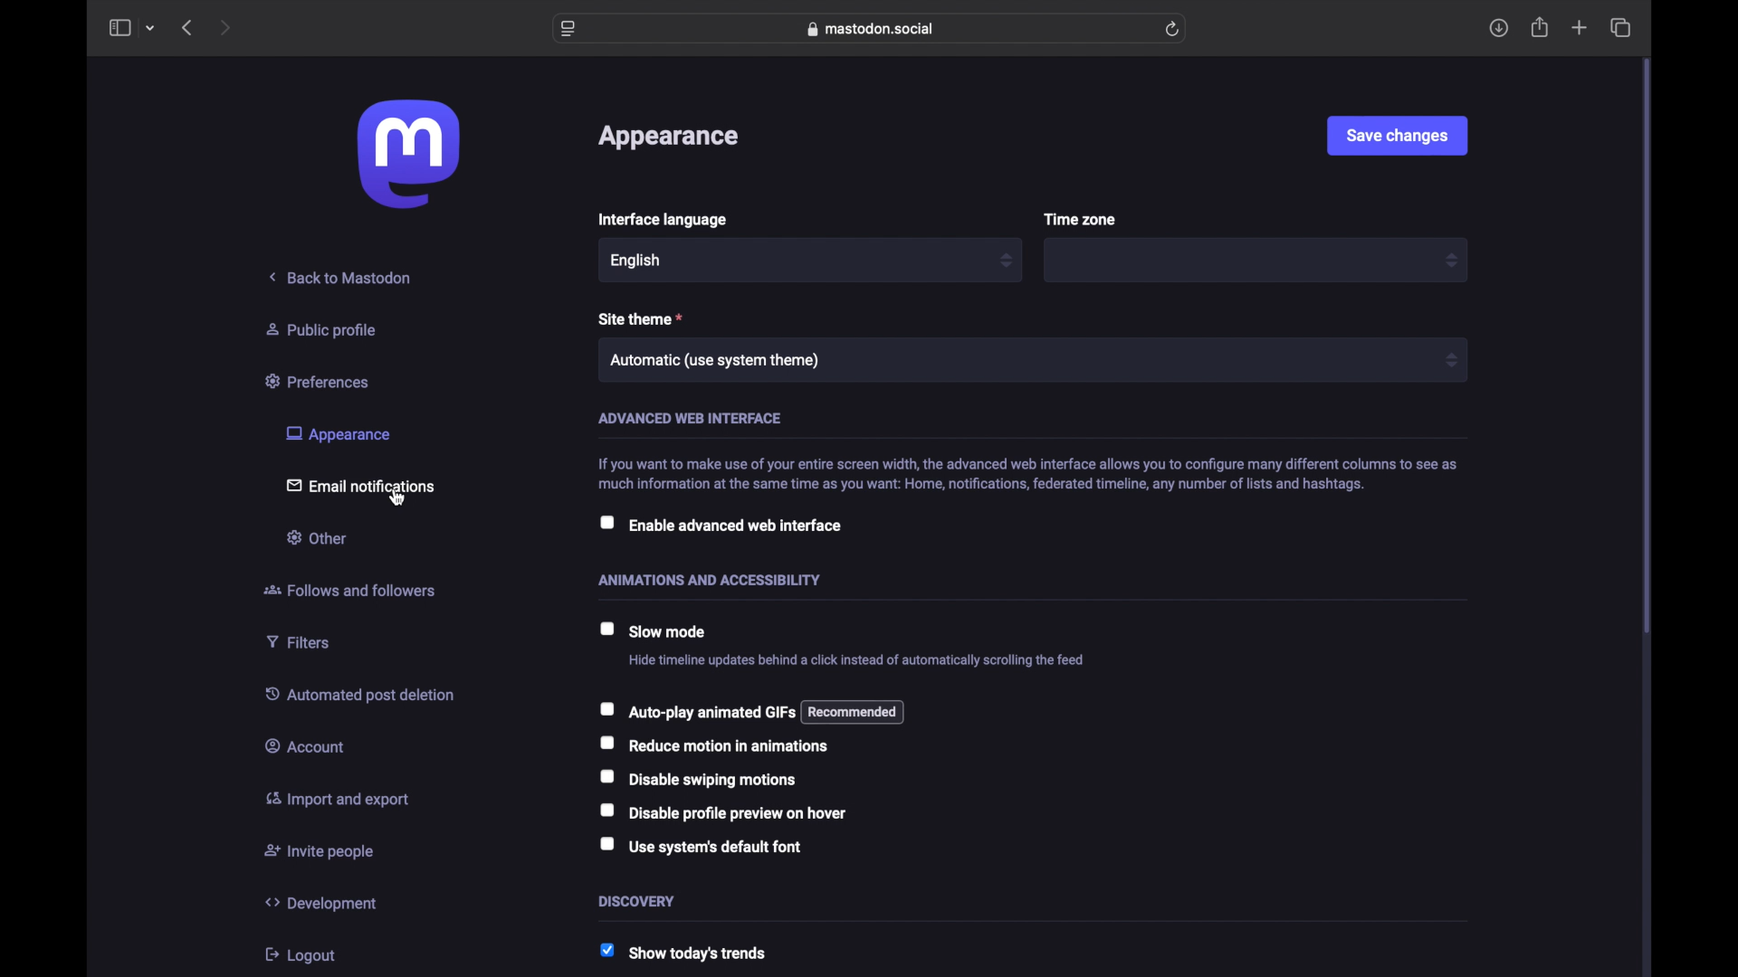 The image size is (1738, 977). I want to click on share, so click(1541, 27).